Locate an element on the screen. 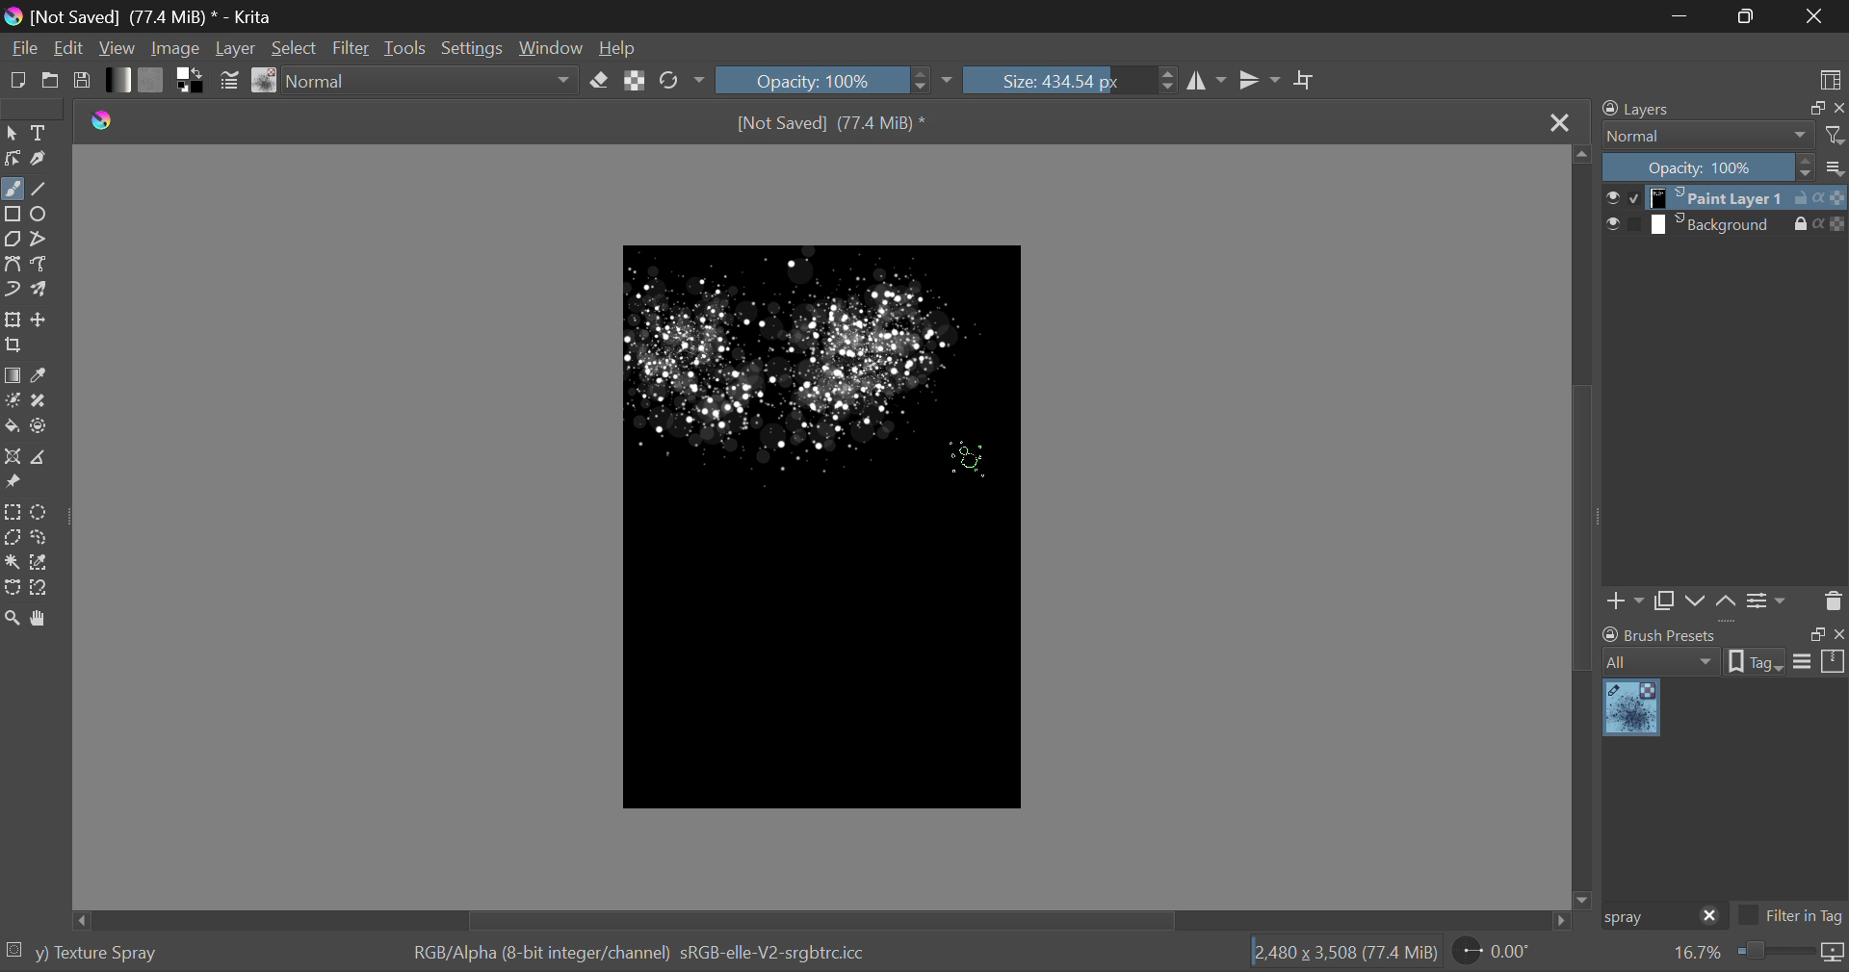  Layers is located at coordinates (1648, 108).